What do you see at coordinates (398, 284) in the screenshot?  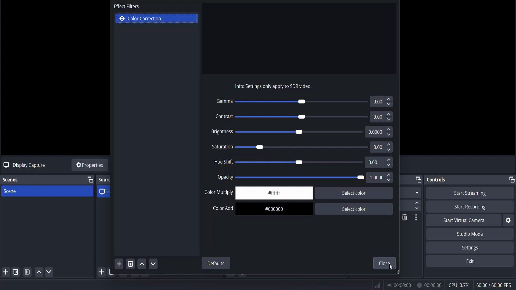 I see `status` at bounding box center [398, 284].